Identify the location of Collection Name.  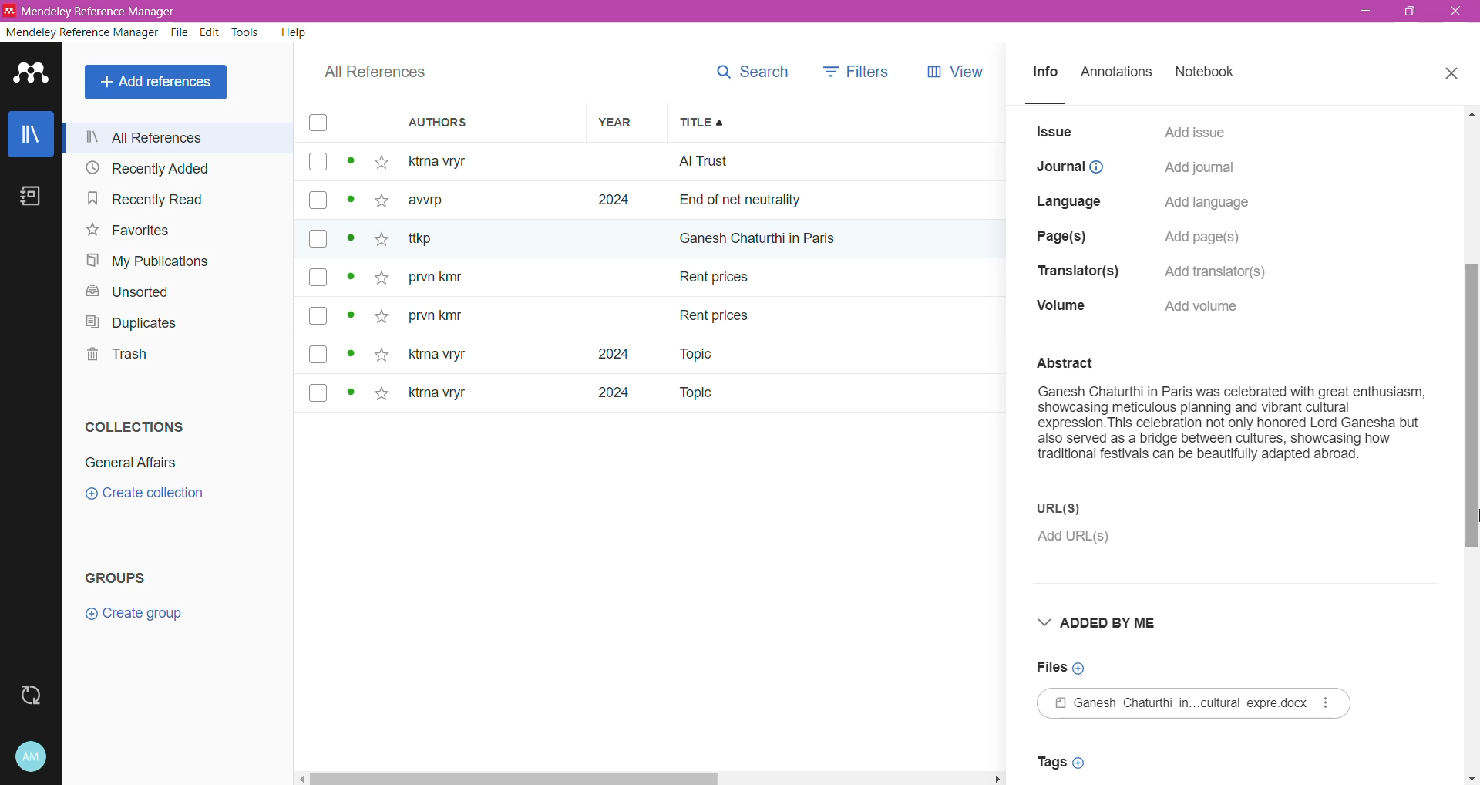
(134, 460).